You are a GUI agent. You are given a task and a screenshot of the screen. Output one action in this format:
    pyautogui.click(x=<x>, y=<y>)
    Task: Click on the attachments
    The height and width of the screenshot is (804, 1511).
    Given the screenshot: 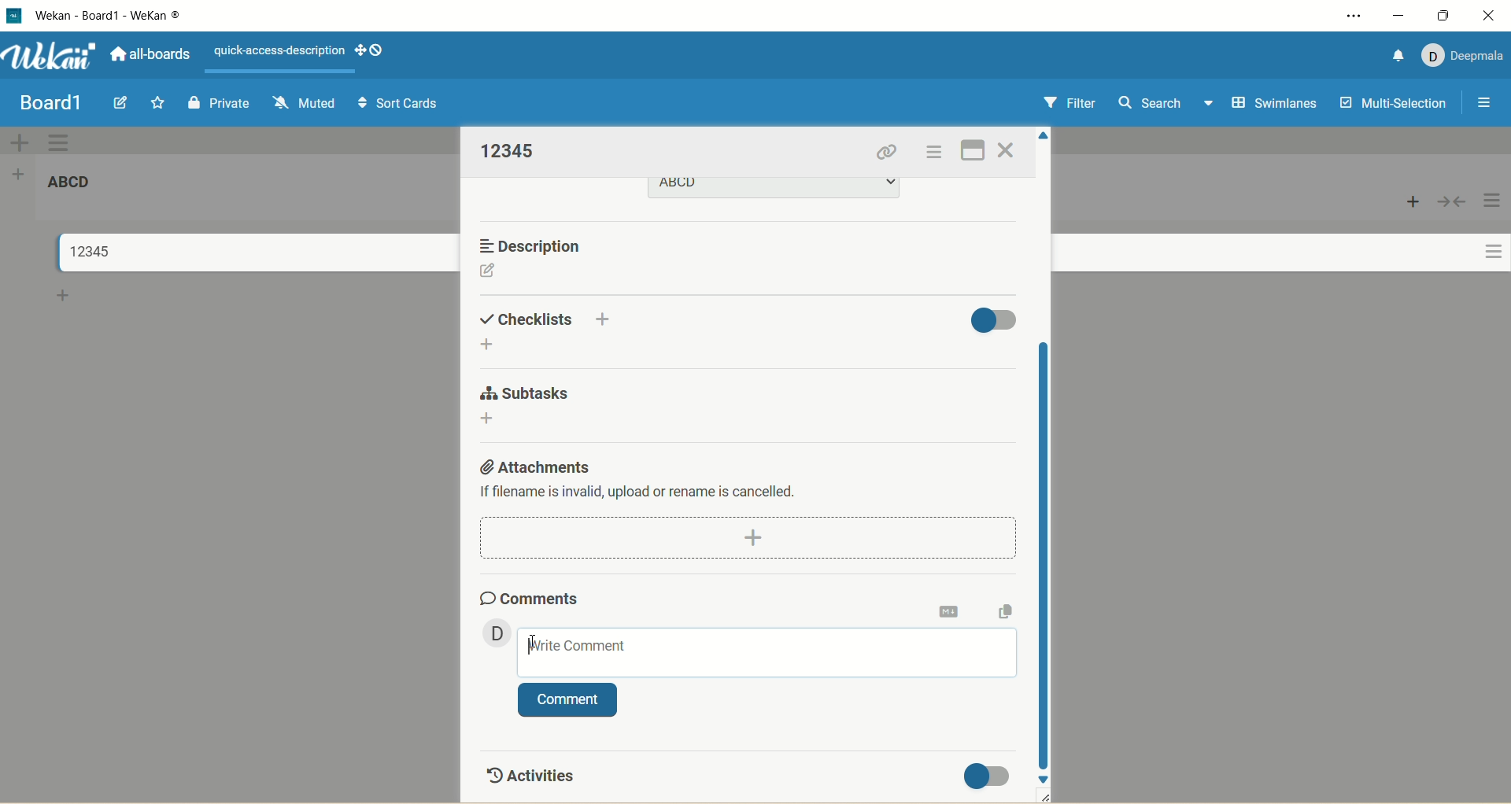 What is the action you would take?
    pyautogui.click(x=533, y=464)
    